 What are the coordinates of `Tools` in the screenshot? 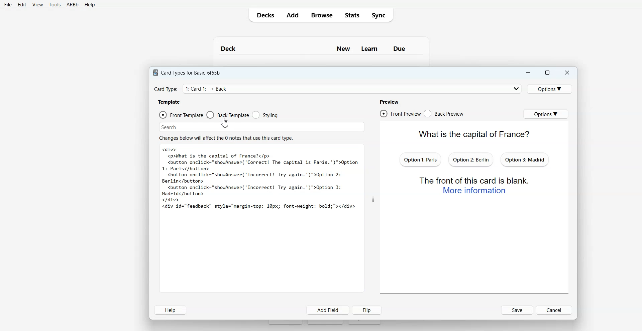 It's located at (55, 5).